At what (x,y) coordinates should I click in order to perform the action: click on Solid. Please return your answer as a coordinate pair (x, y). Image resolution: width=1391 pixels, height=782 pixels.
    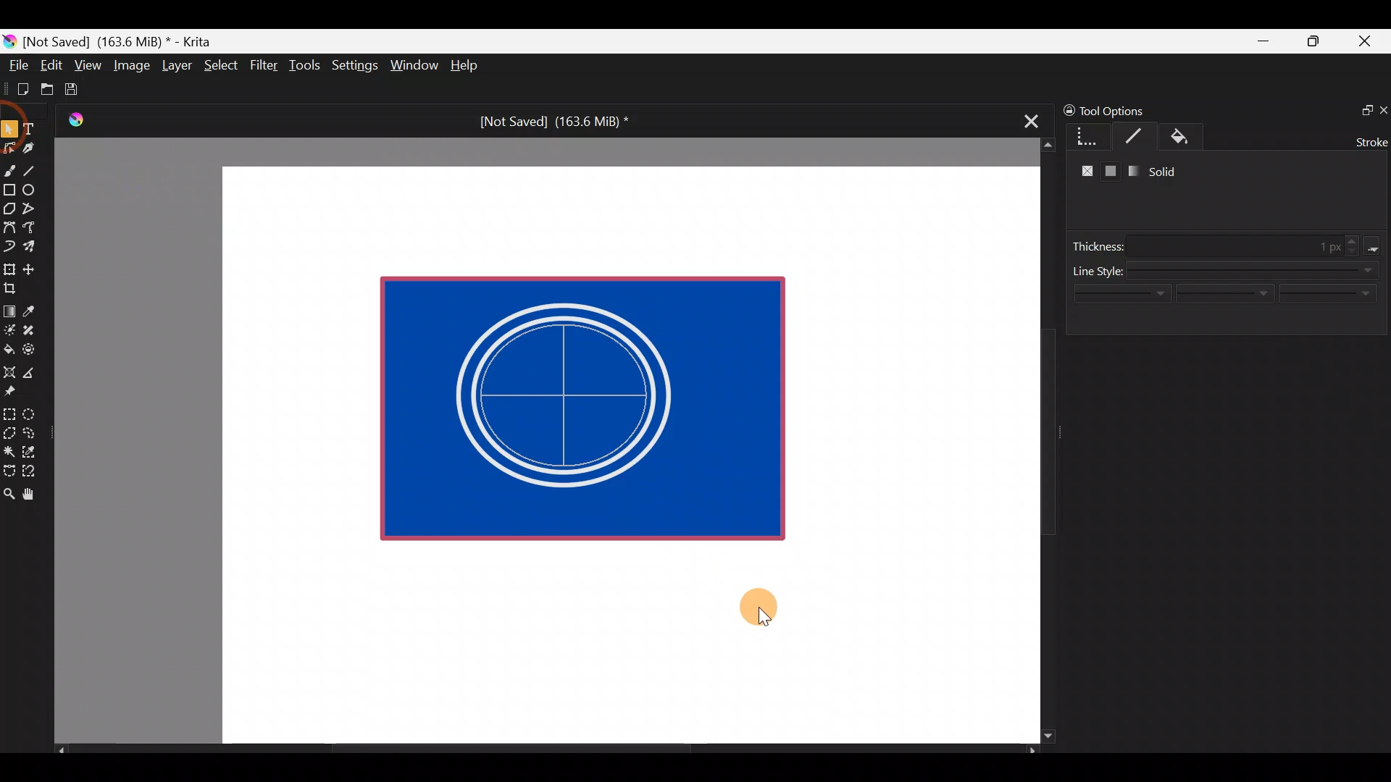
    Looking at the image, I should click on (1168, 171).